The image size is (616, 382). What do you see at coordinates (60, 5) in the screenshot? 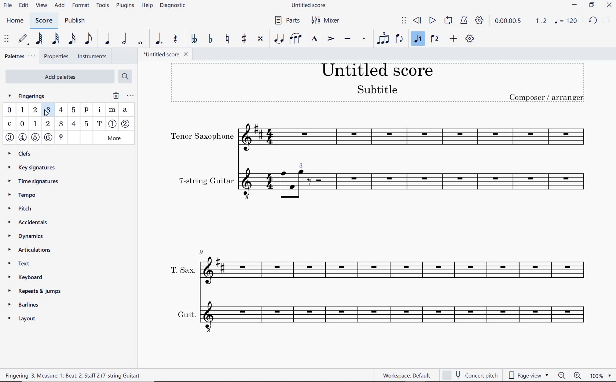
I see `ADD` at bounding box center [60, 5].